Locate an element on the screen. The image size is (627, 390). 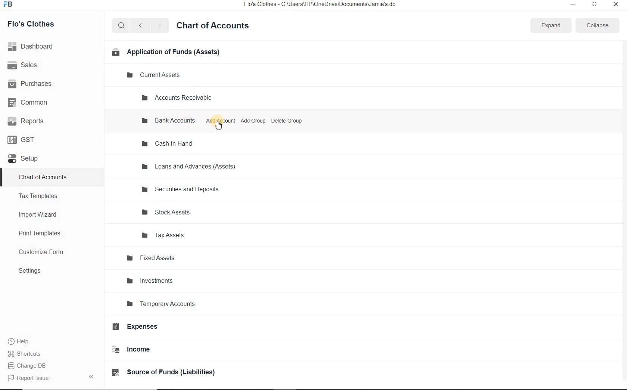
maximize is located at coordinates (595, 4).